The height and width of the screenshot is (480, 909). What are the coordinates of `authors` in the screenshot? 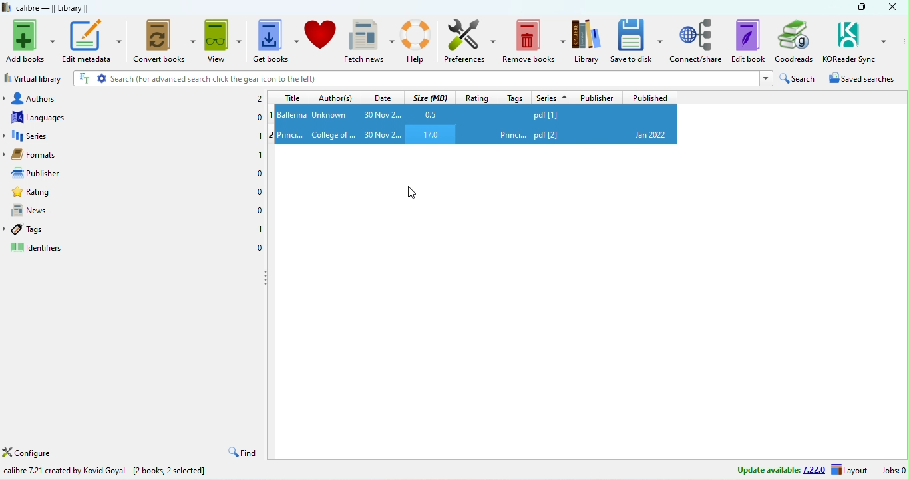 It's located at (337, 98).